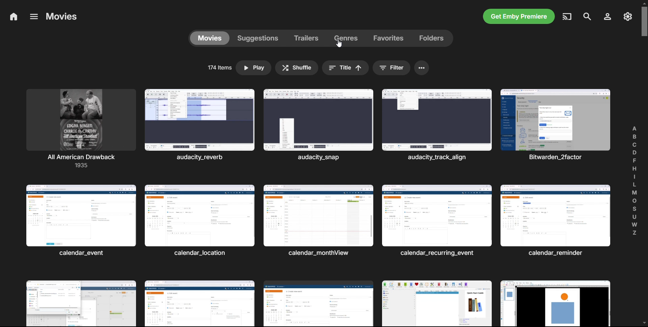 This screenshot has width=648, height=327. What do you see at coordinates (319, 124) in the screenshot?
I see `audacity_snap` at bounding box center [319, 124].